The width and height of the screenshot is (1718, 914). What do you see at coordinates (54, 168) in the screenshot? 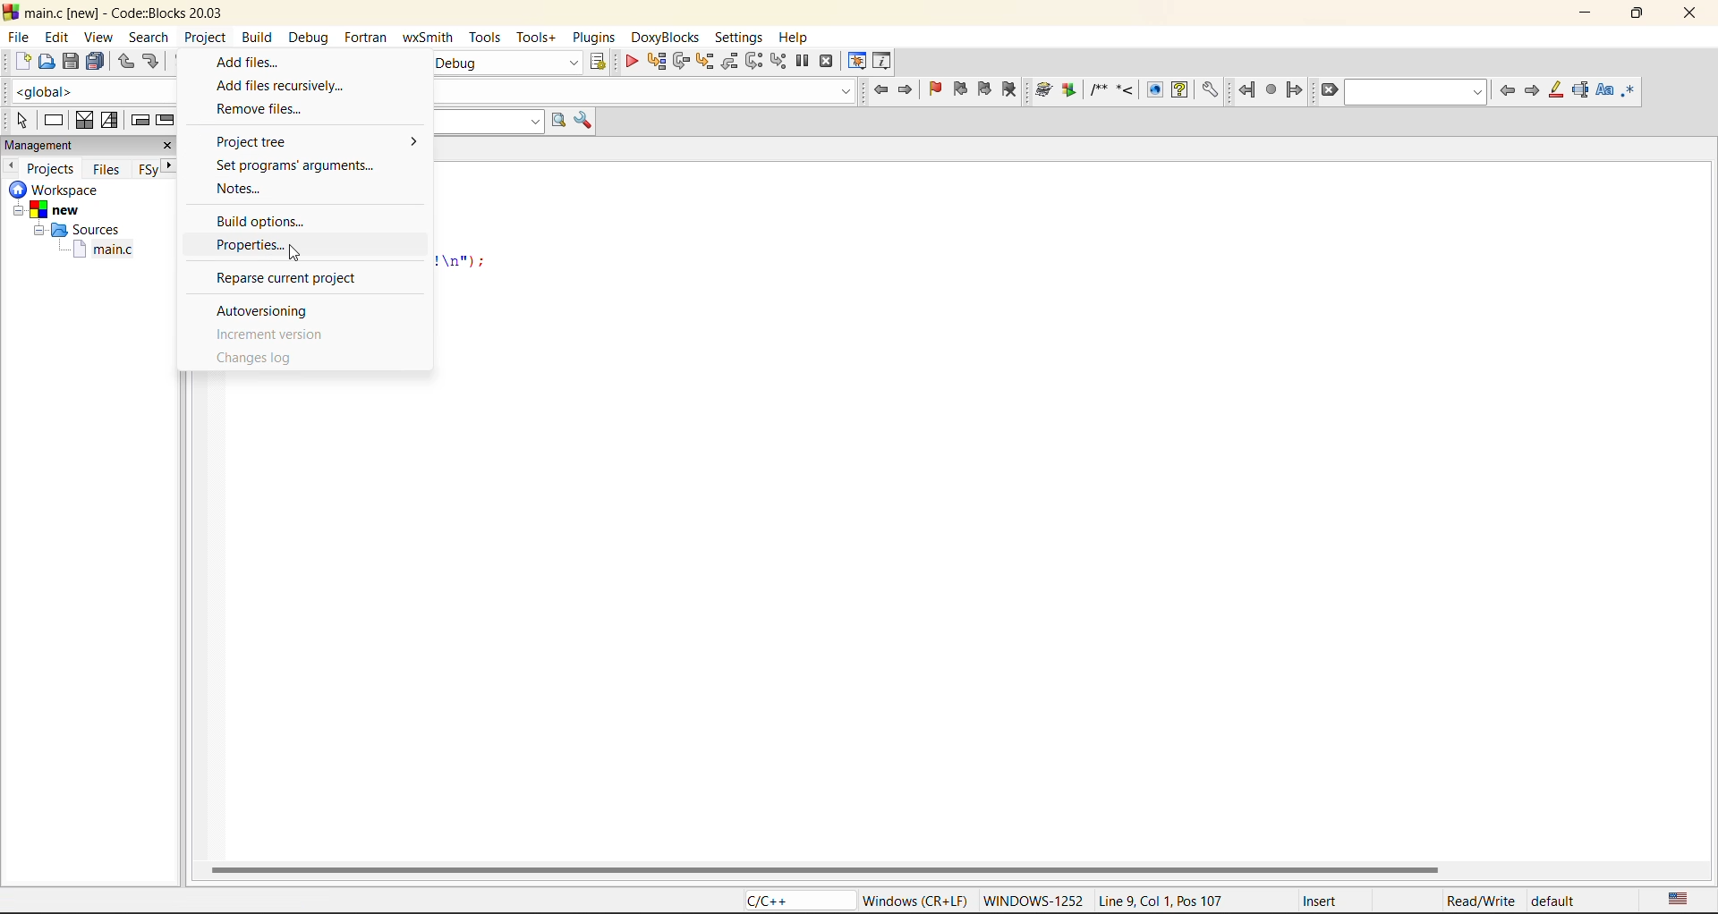
I see `projects` at bounding box center [54, 168].